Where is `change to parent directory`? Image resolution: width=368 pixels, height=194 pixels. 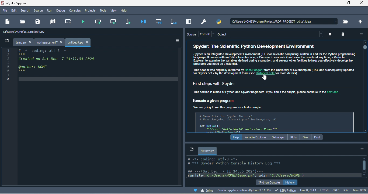 change to parent directory is located at coordinates (359, 22).